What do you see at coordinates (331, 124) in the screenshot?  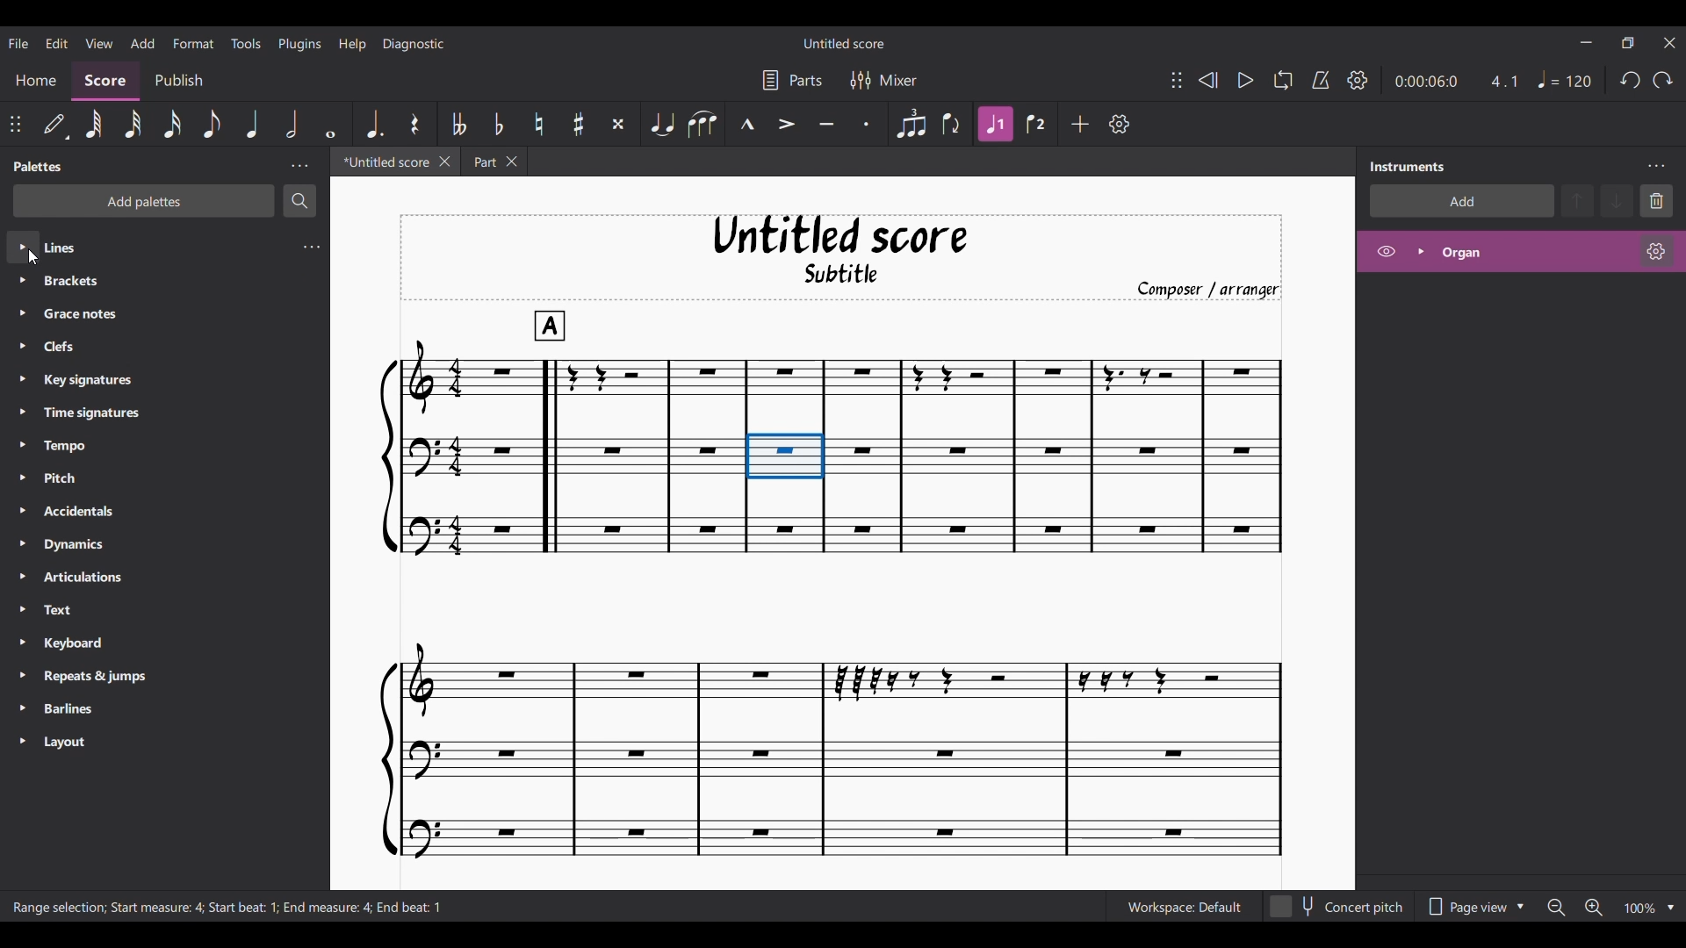 I see `Whole note` at bounding box center [331, 124].